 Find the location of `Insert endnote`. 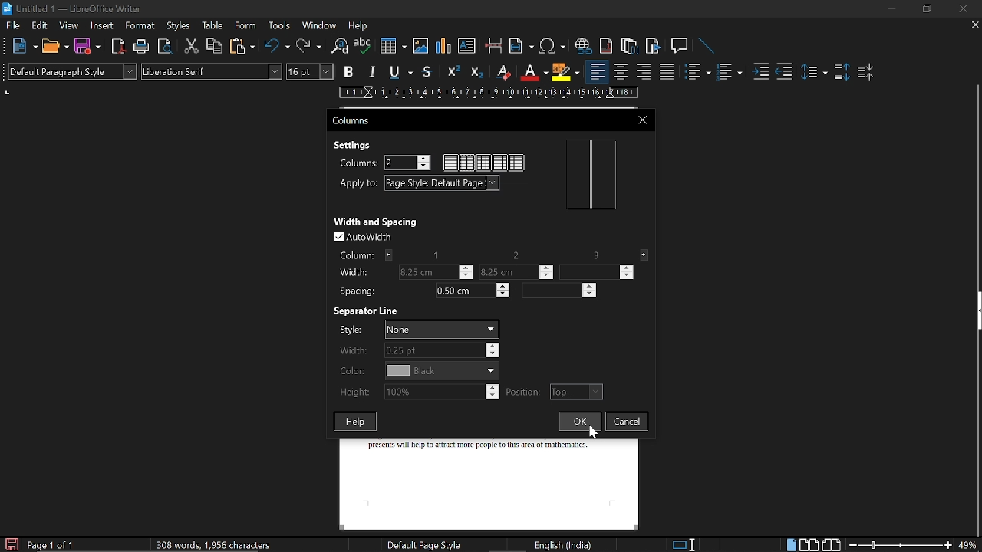

Insert endnote is located at coordinates (606, 45).